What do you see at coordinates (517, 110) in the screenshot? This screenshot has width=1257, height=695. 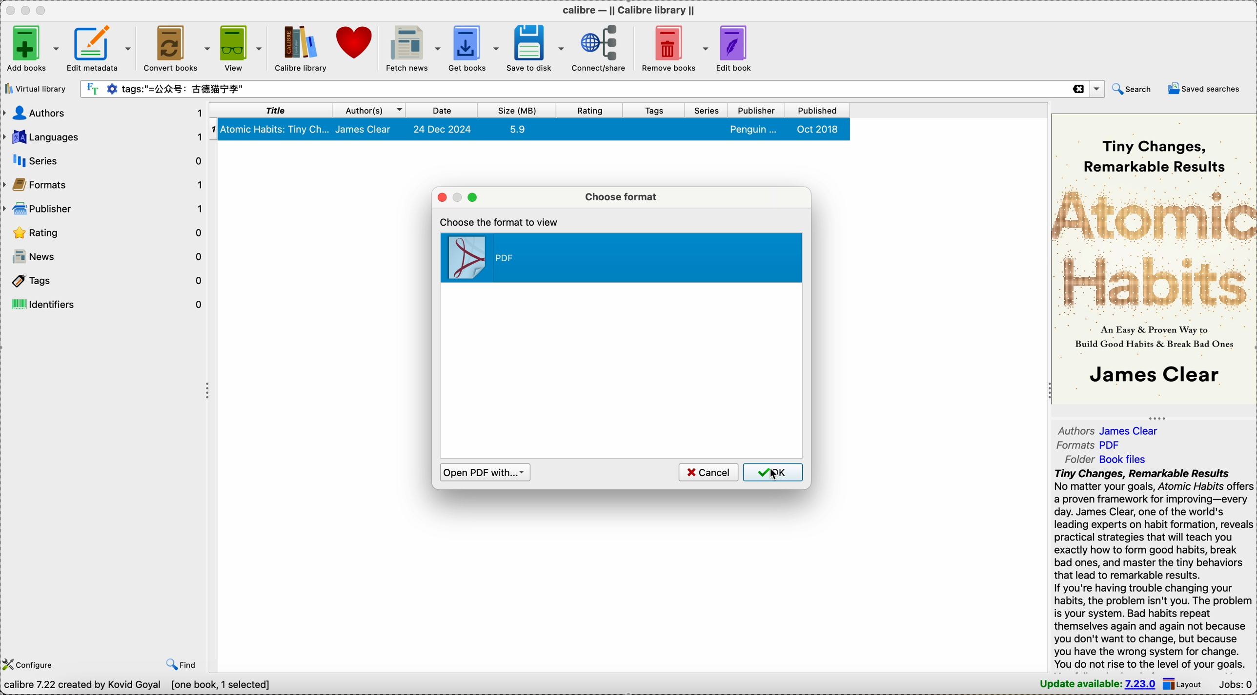 I see `size` at bounding box center [517, 110].